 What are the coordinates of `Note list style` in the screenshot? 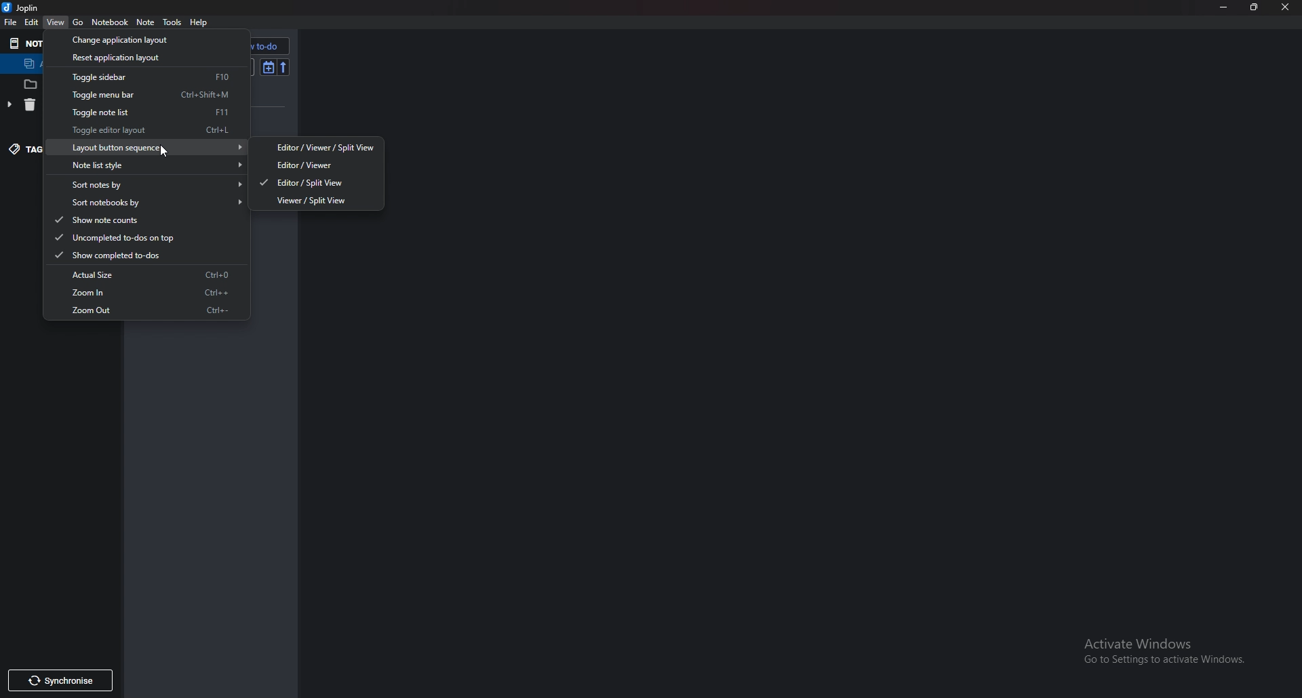 It's located at (151, 165).